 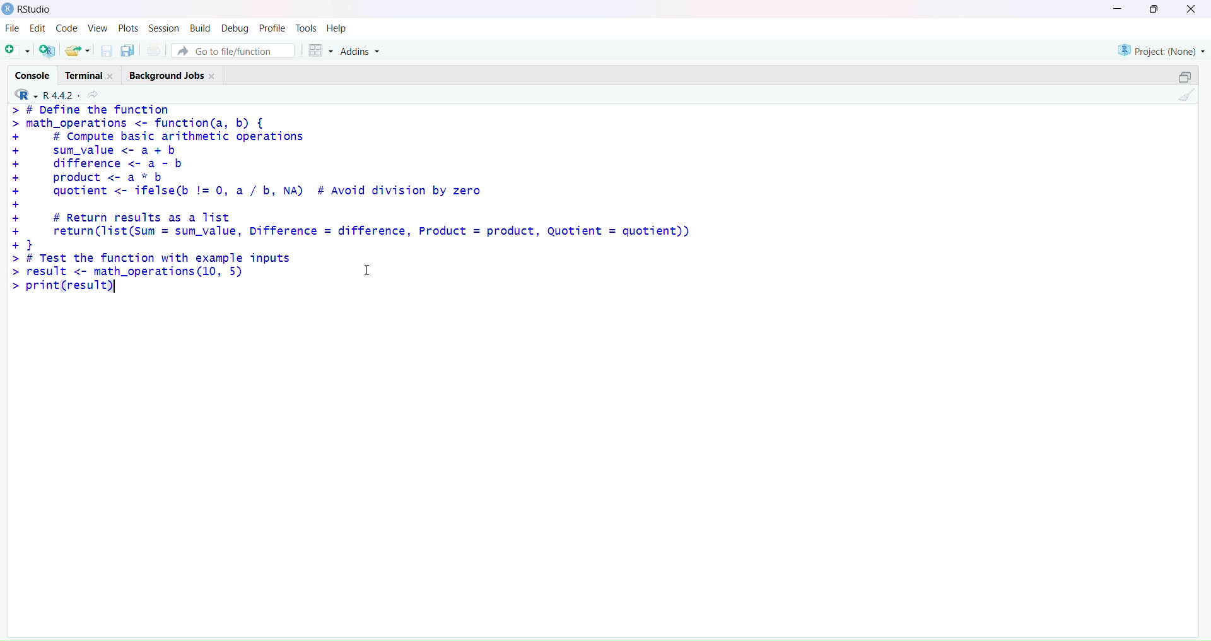 What do you see at coordinates (1161, 49) in the screenshot?
I see `Project (Note)` at bounding box center [1161, 49].